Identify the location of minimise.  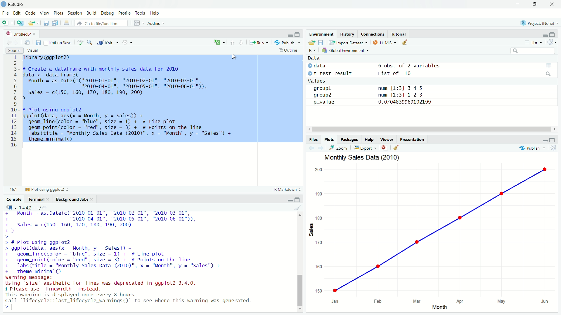
(553, 140).